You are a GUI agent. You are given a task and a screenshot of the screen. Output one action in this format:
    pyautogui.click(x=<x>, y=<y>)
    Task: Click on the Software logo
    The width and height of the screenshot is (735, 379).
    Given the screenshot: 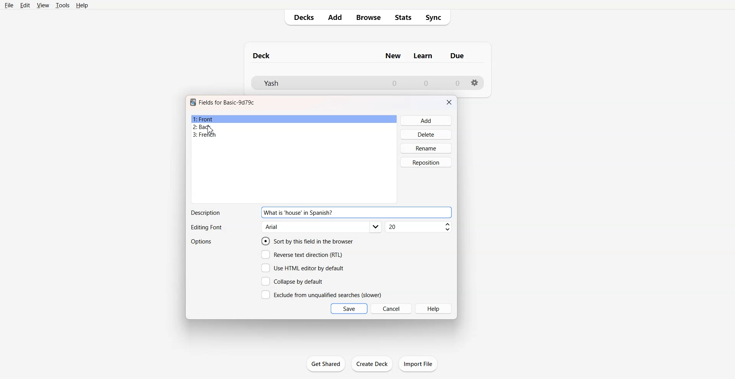 What is the action you would take?
    pyautogui.click(x=193, y=102)
    